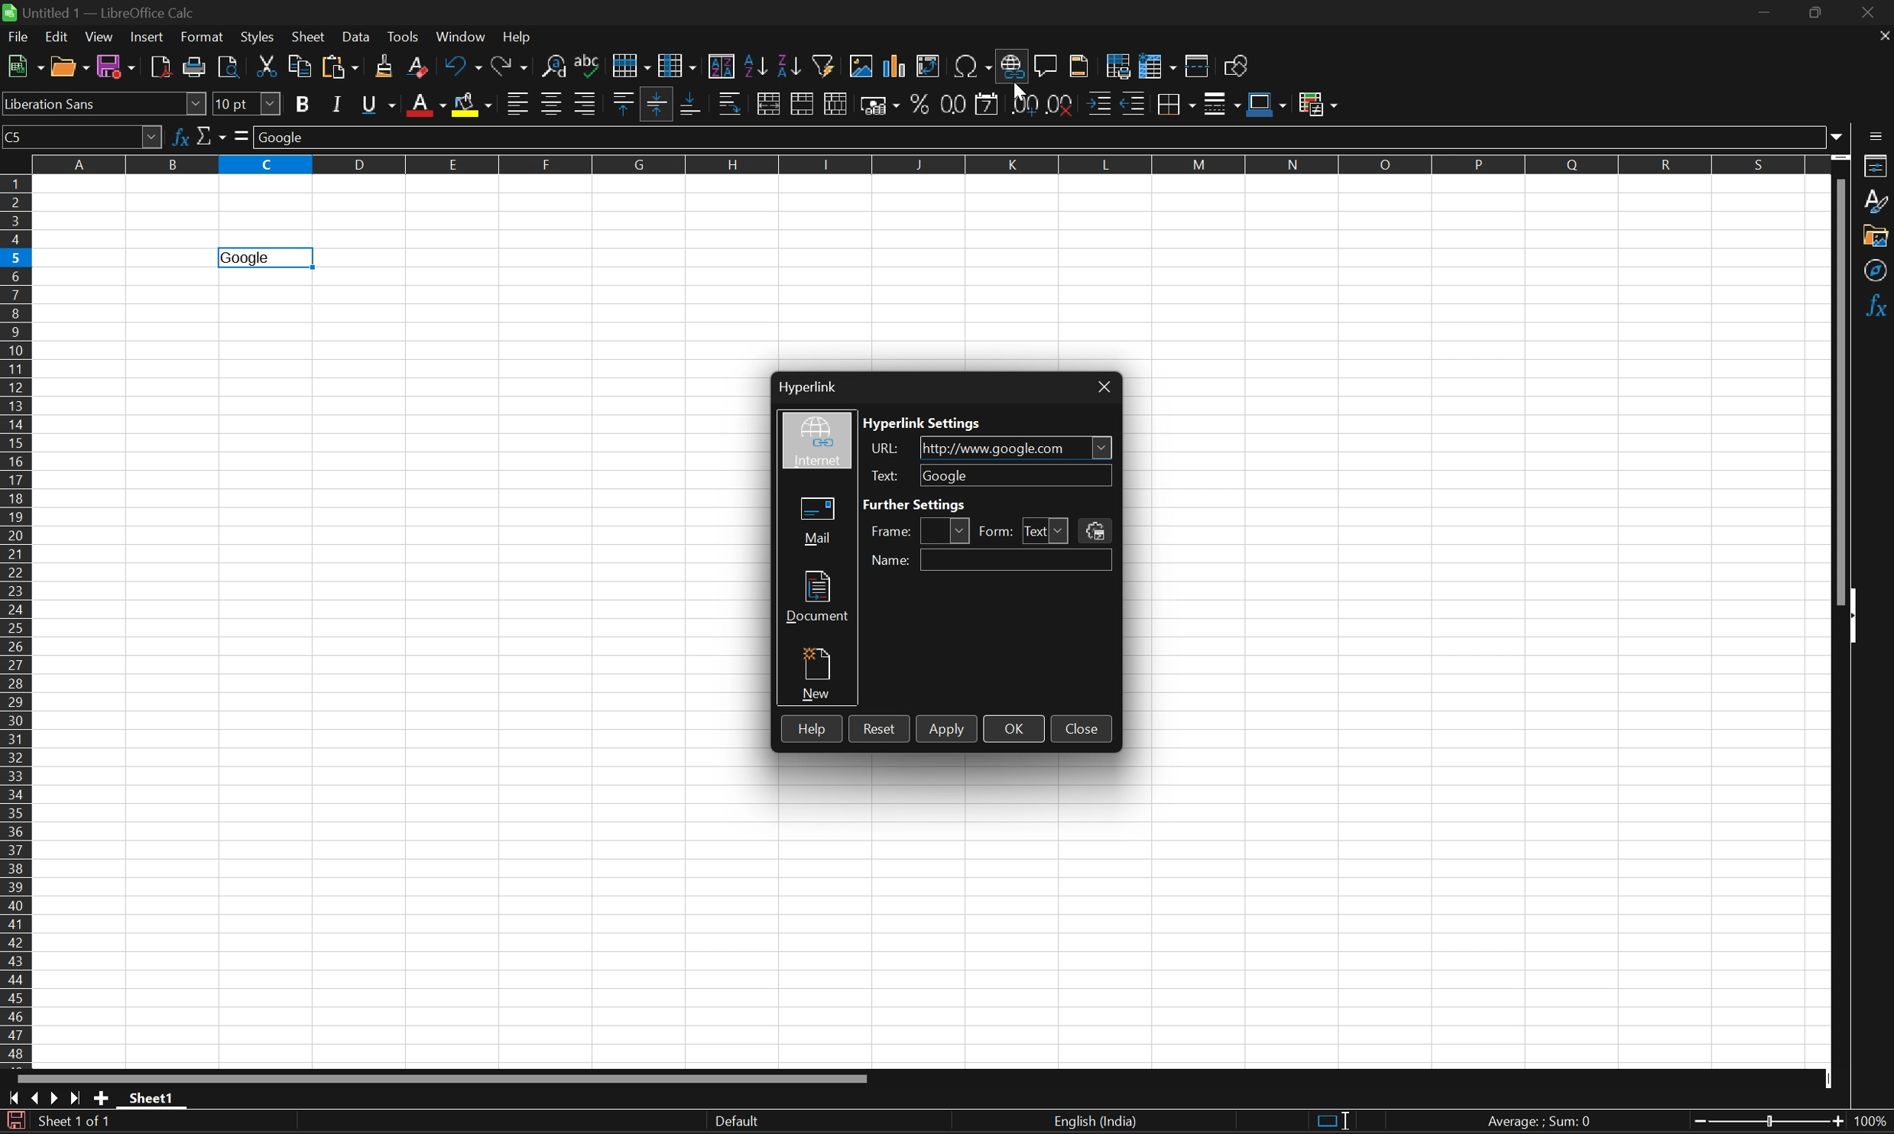  I want to click on Reset, so click(881, 730).